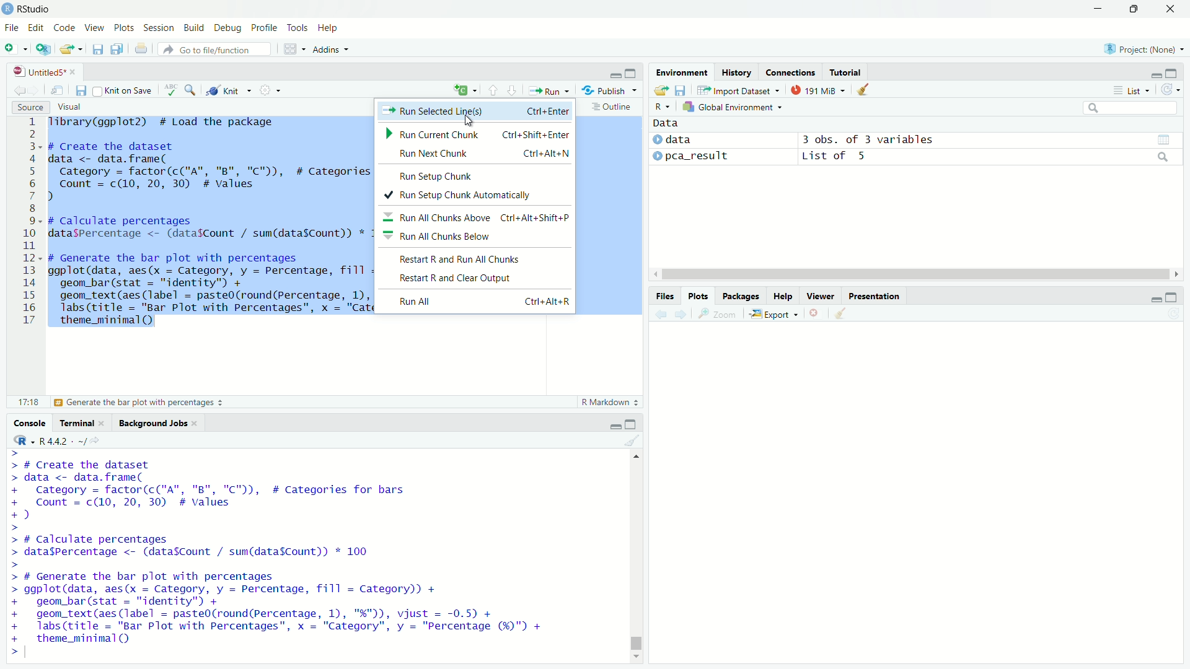  Describe the element at coordinates (227, 90) in the screenshot. I see `knit` at that location.